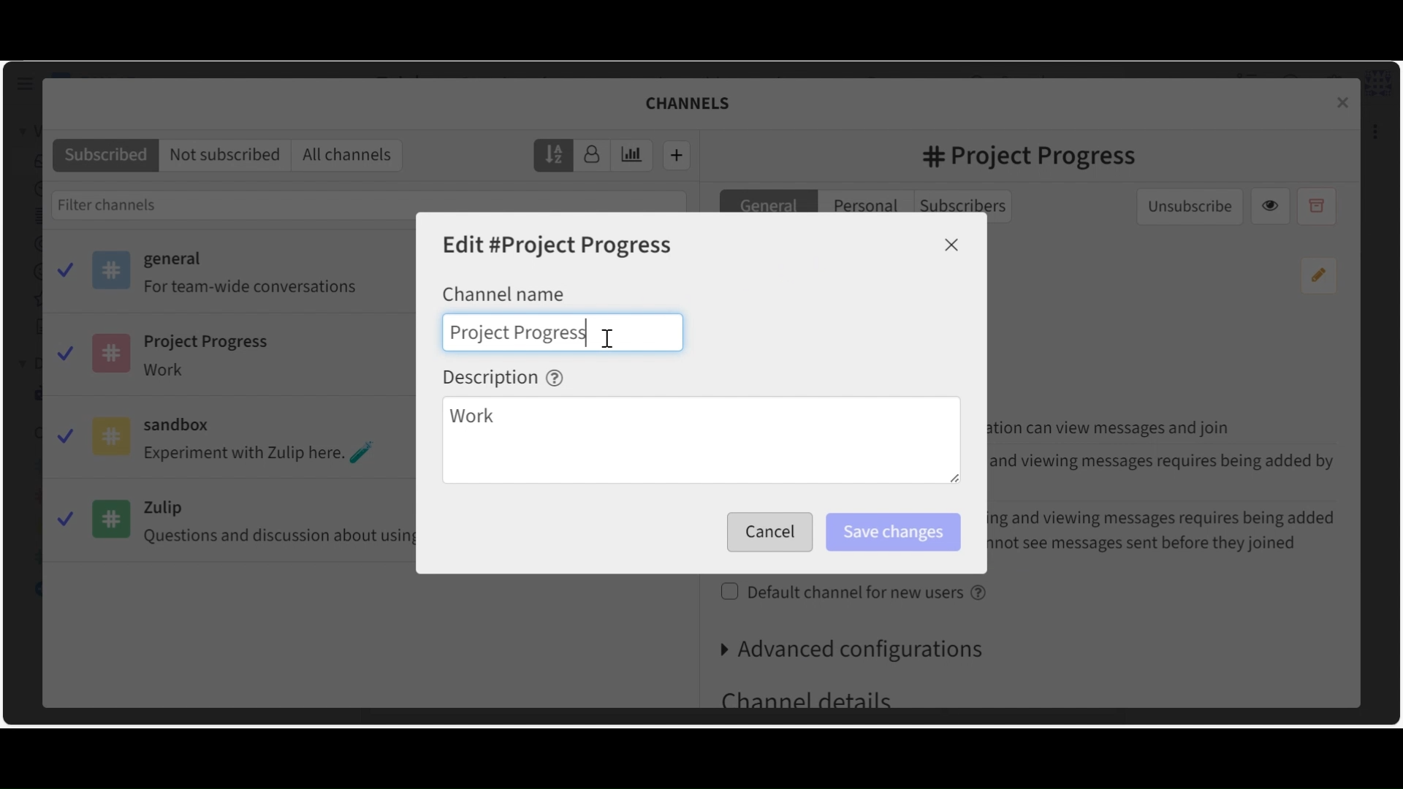 The image size is (1403, 789). What do you see at coordinates (892, 533) in the screenshot?
I see `Save Changes` at bounding box center [892, 533].